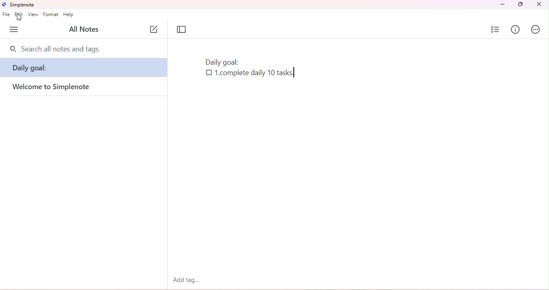 The height and width of the screenshot is (290, 549). What do you see at coordinates (84, 29) in the screenshot?
I see `all notes` at bounding box center [84, 29].